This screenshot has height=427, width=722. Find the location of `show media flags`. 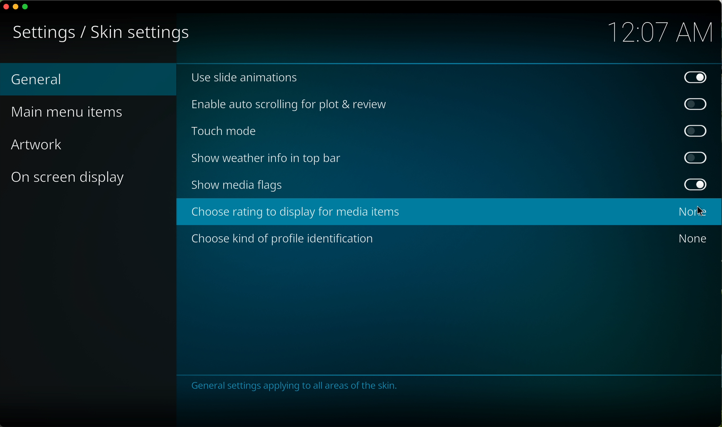

show media flags is located at coordinates (451, 186).